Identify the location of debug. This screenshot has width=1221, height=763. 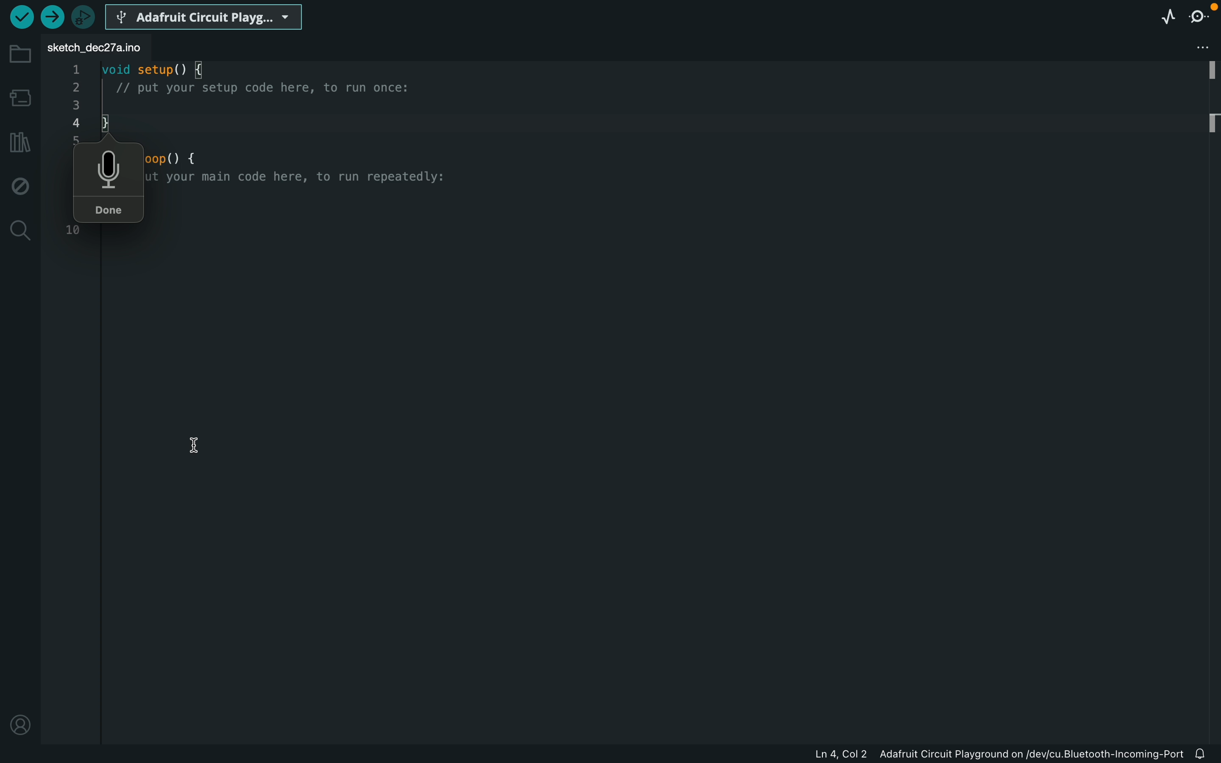
(20, 185).